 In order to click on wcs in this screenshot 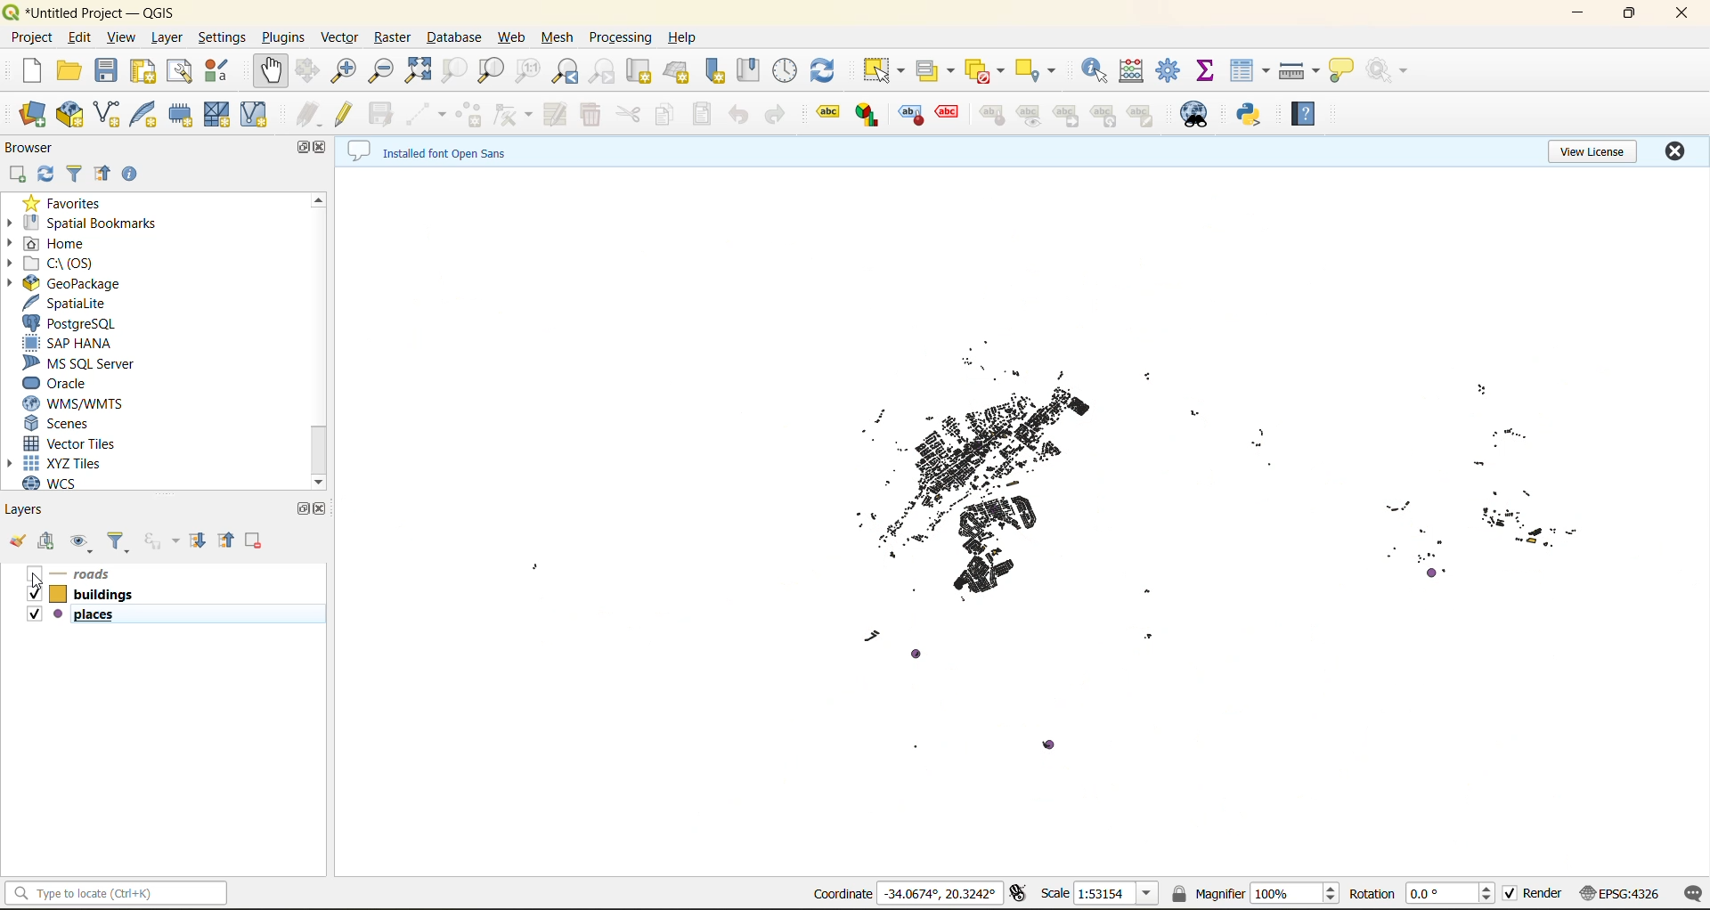, I will do `click(80, 483)`.